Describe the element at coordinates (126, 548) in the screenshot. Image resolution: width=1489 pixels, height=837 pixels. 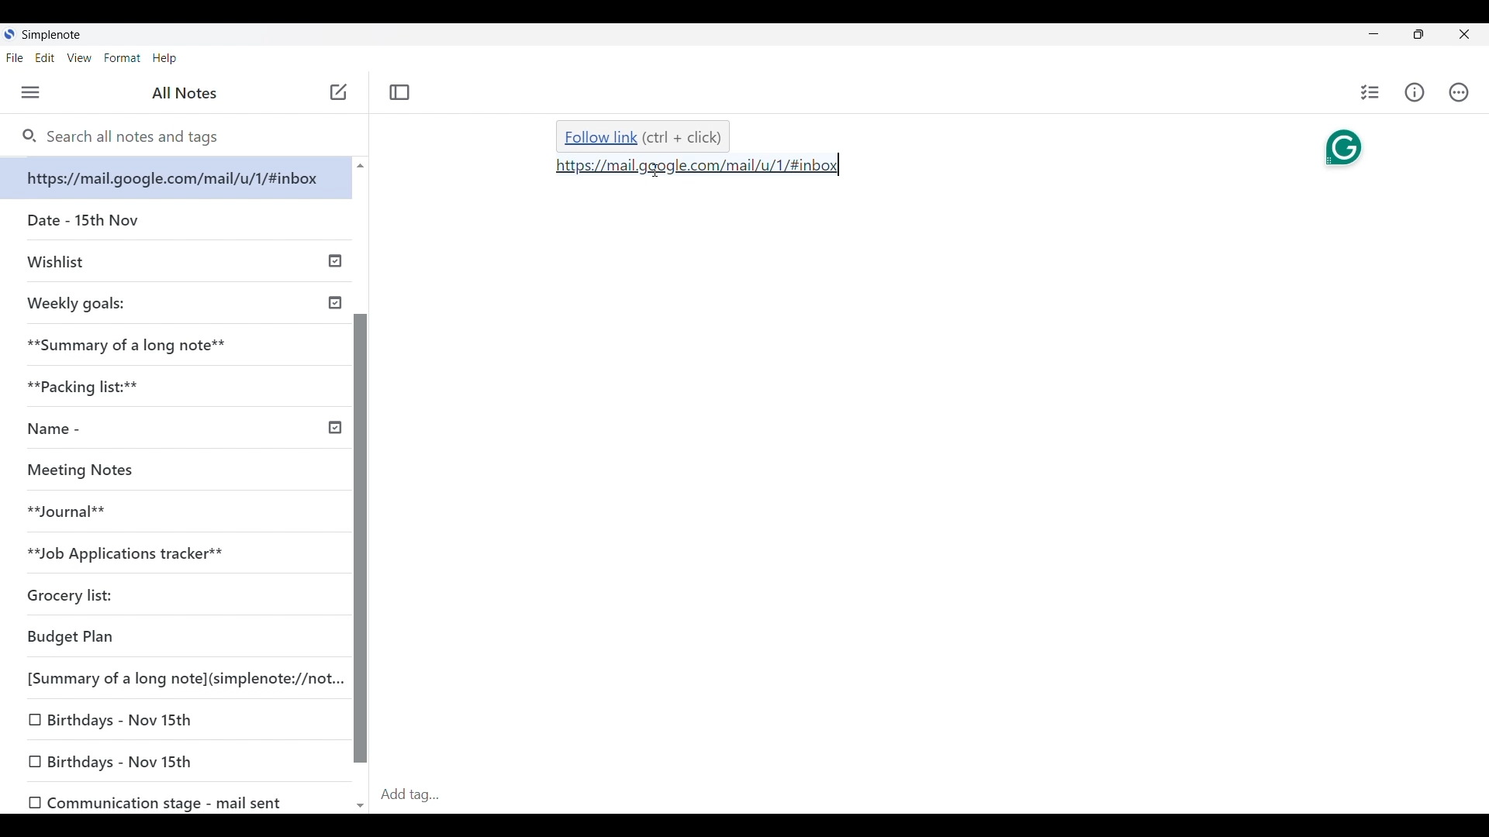
I see `**Job Applications tracke` at that location.